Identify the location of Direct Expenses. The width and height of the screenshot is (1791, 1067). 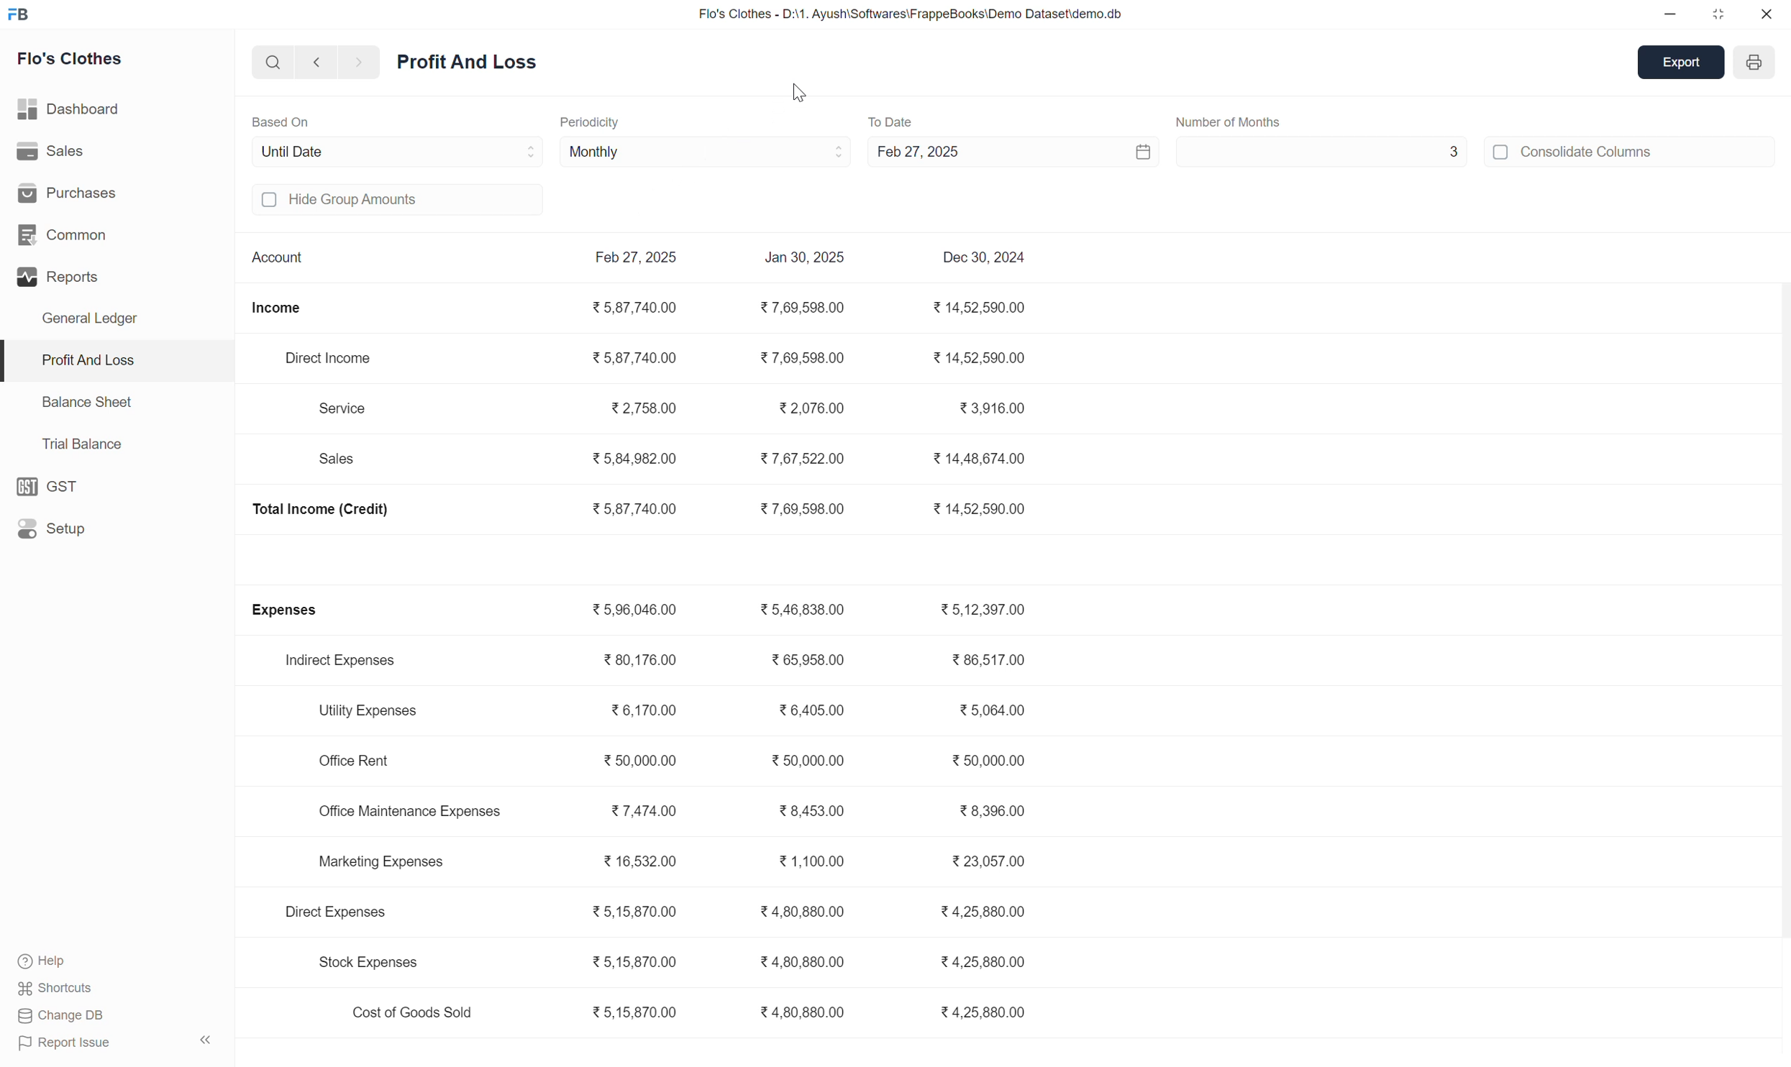
(337, 912).